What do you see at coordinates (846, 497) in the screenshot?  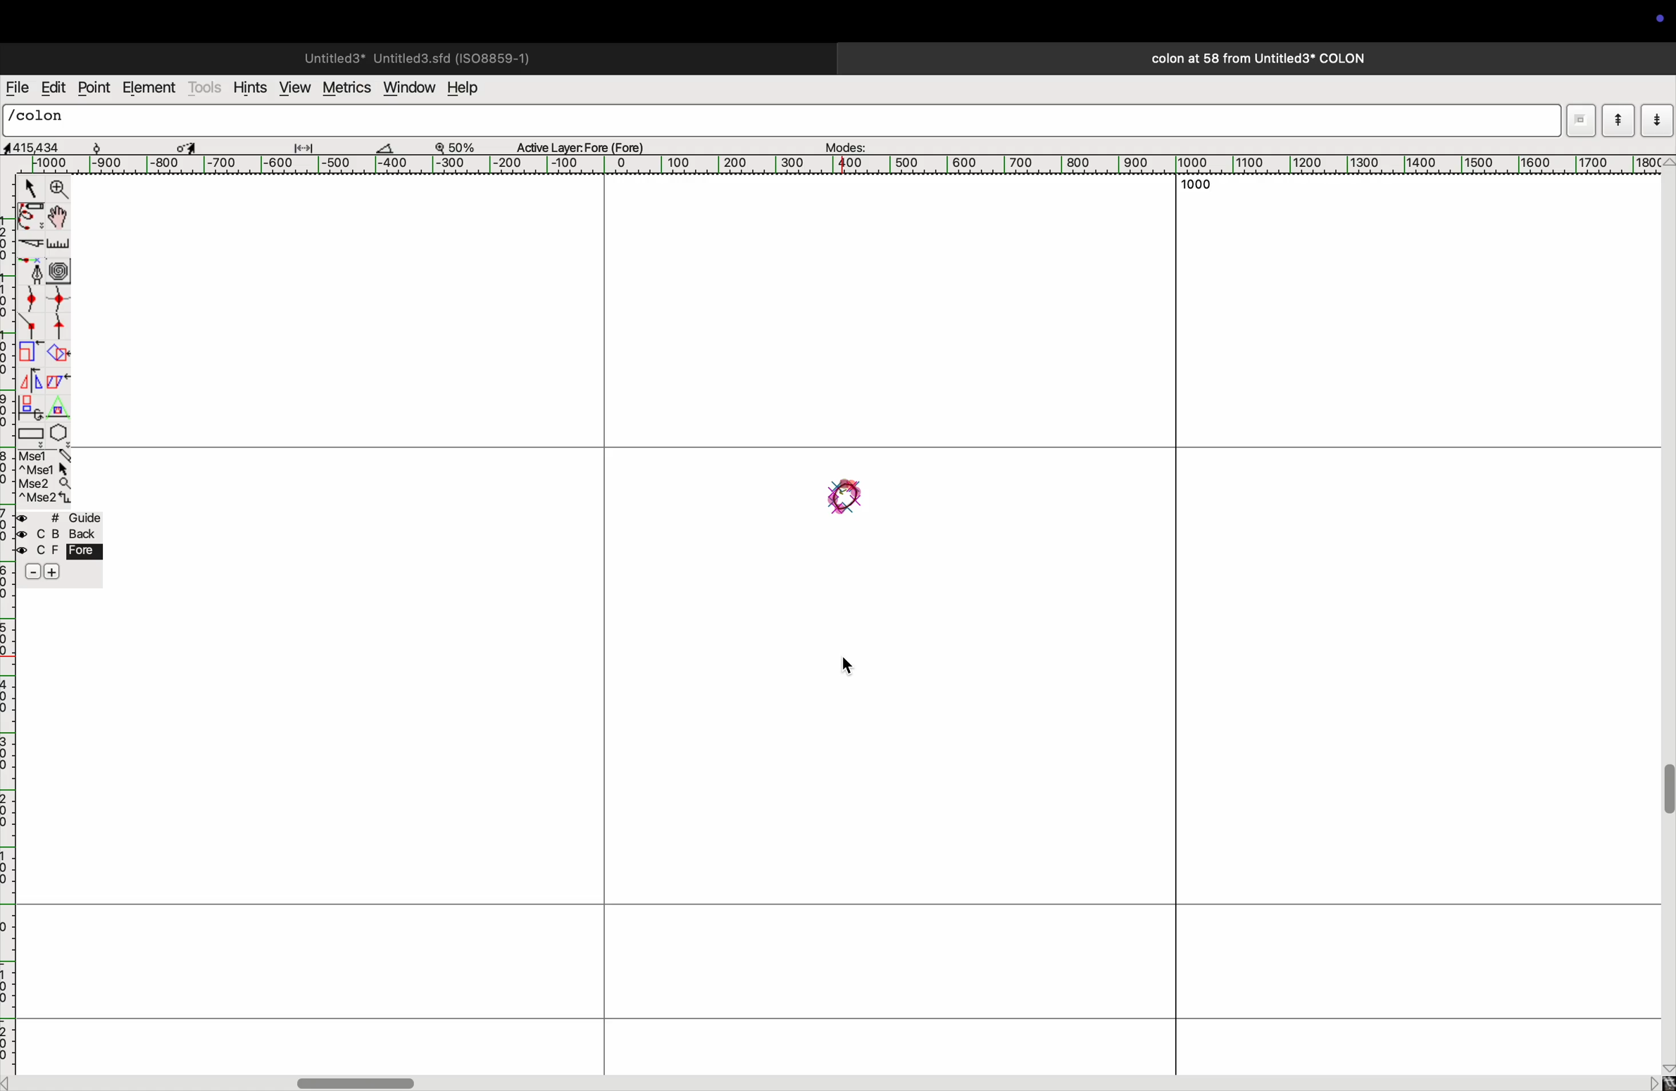 I see `Drawing of upper part of colon` at bounding box center [846, 497].